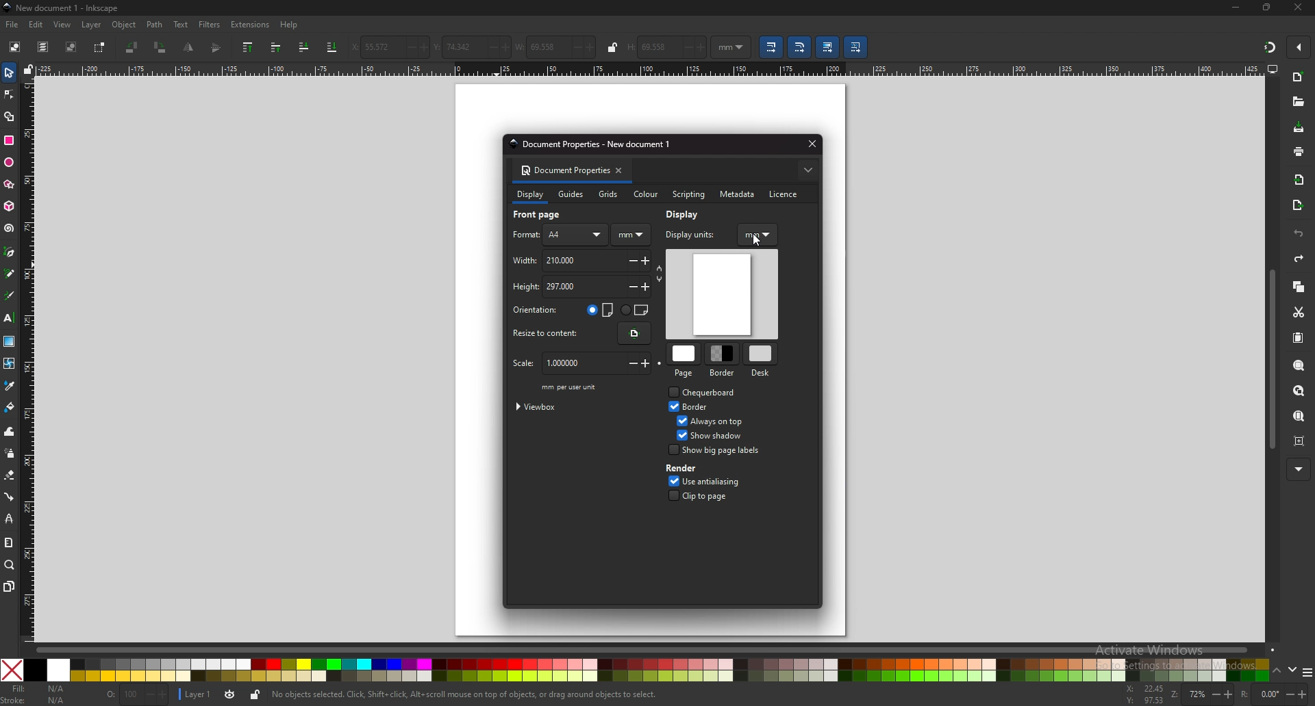 The width and height of the screenshot is (1315, 706). I want to click on more, so click(1297, 469).